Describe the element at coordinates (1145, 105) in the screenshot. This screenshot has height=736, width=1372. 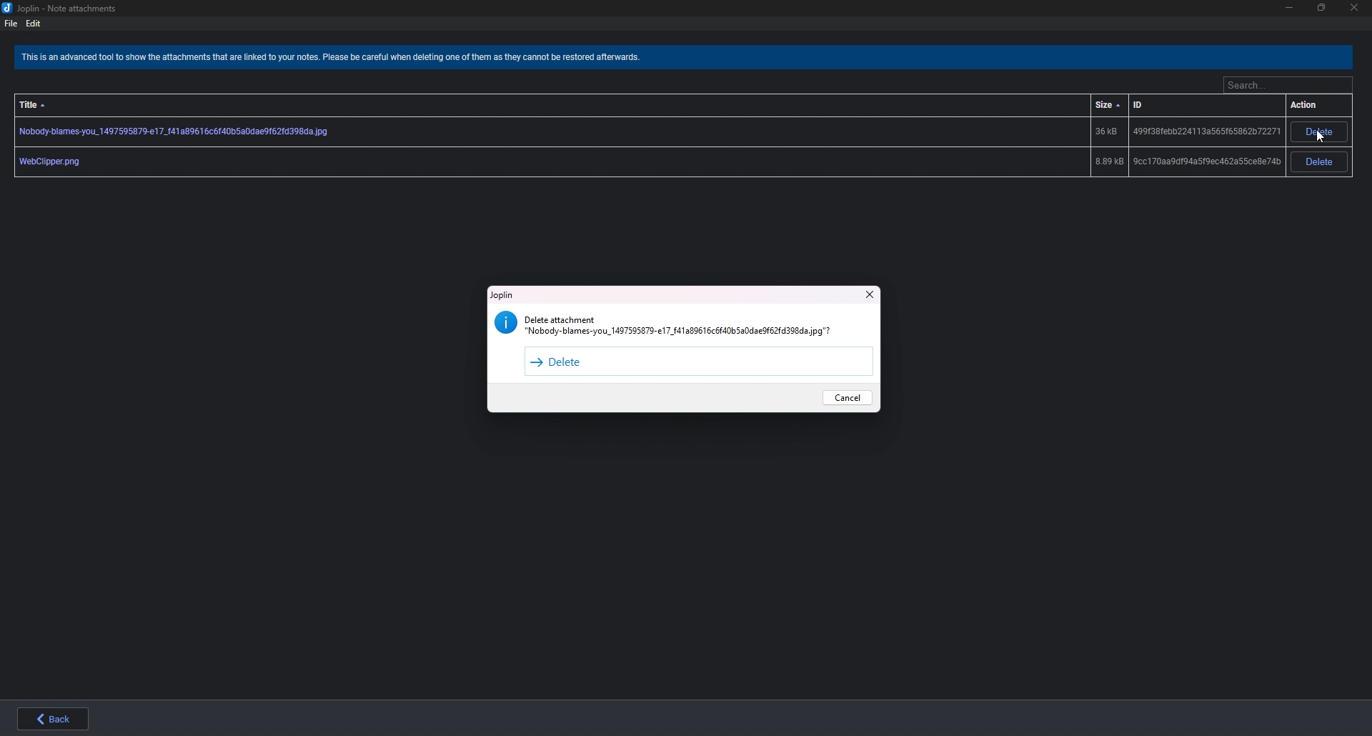
I see `id` at that location.